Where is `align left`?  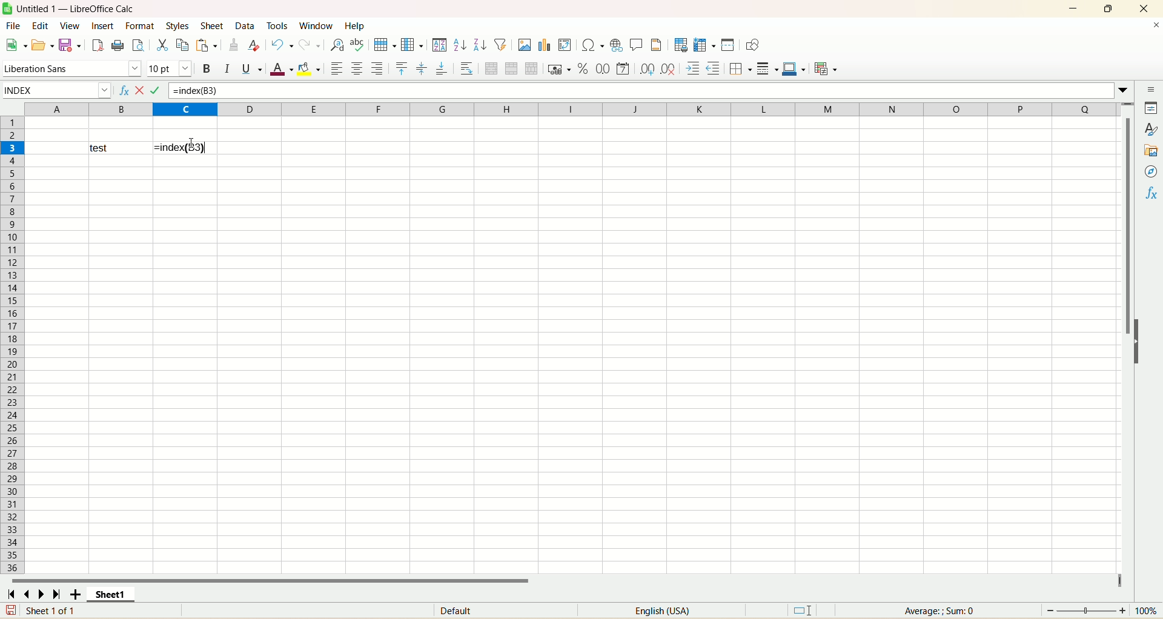 align left is located at coordinates (378, 68).